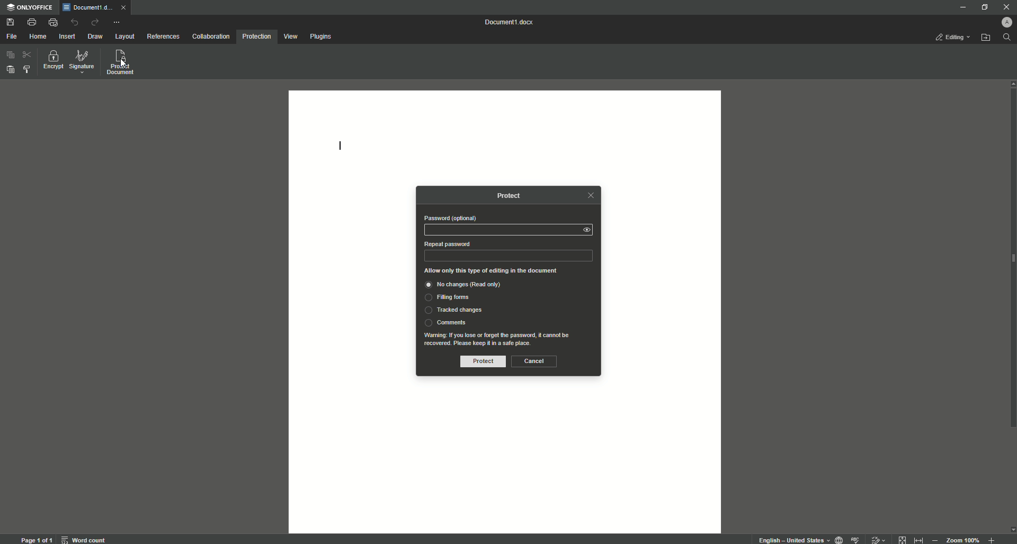 Image resolution: width=1017 pixels, height=544 pixels. Describe the element at coordinates (12, 22) in the screenshot. I see `Save` at that location.